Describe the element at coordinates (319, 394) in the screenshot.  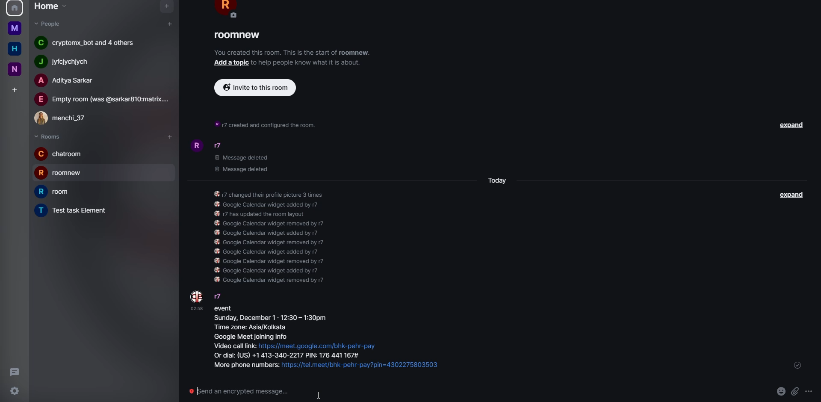
I see `cursor` at that location.